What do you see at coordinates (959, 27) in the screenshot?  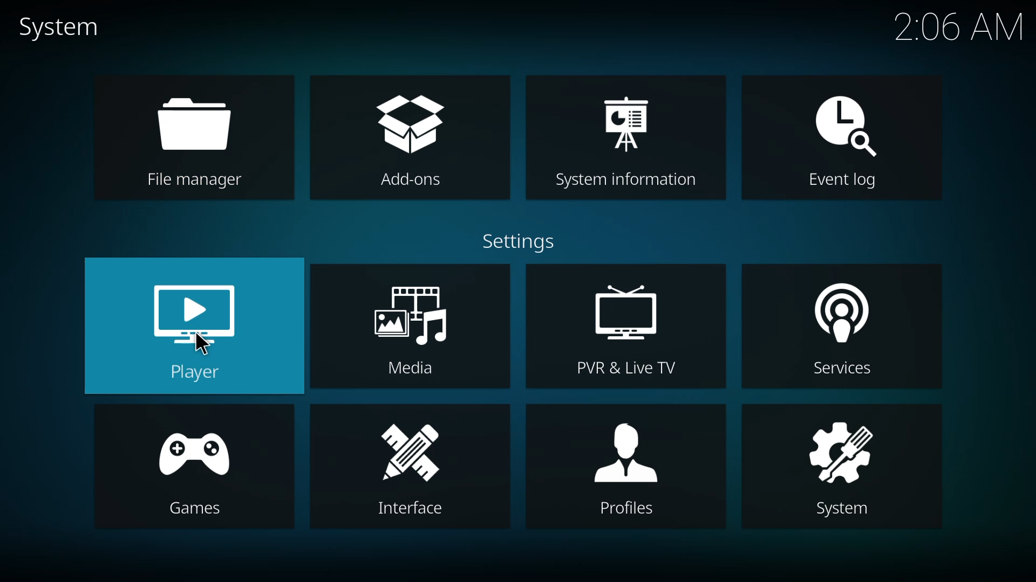 I see `time` at bounding box center [959, 27].